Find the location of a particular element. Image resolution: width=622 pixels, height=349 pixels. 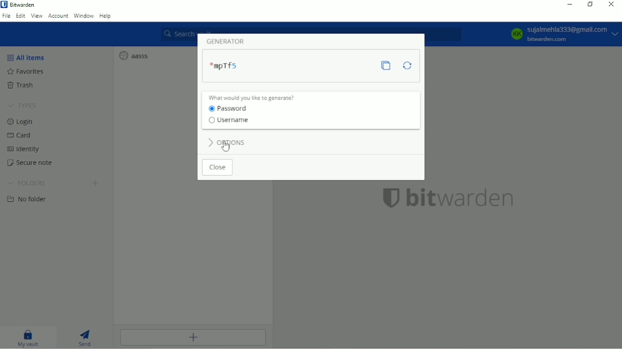

aasss login entry is located at coordinates (136, 55).